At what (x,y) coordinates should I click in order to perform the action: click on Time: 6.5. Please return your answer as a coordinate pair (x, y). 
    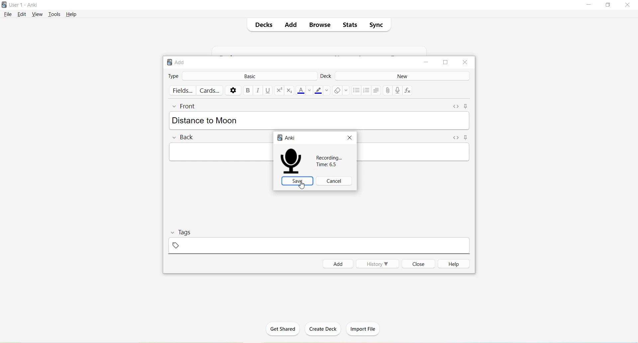
    Looking at the image, I should click on (330, 165).